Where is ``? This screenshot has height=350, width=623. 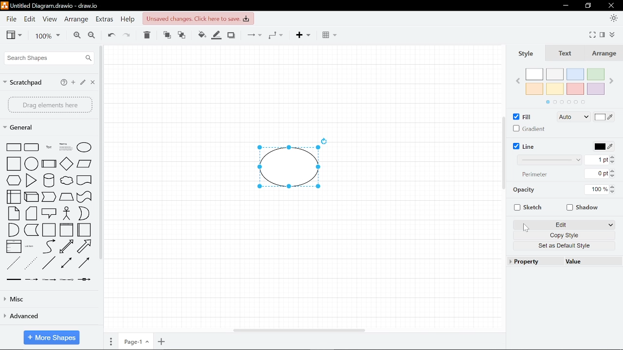
 is located at coordinates (614, 157).